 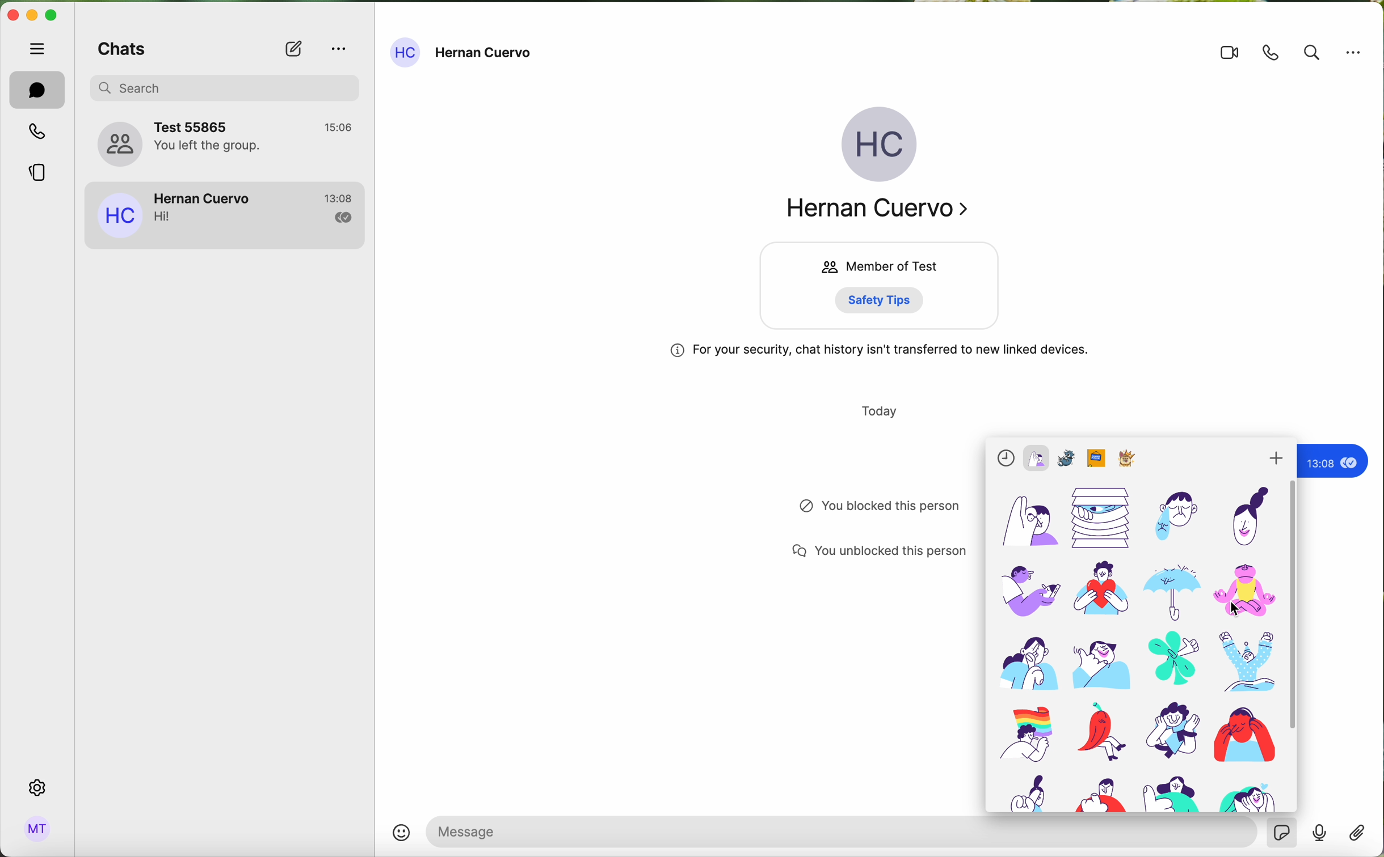 I want to click on cursor, so click(x=1232, y=609).